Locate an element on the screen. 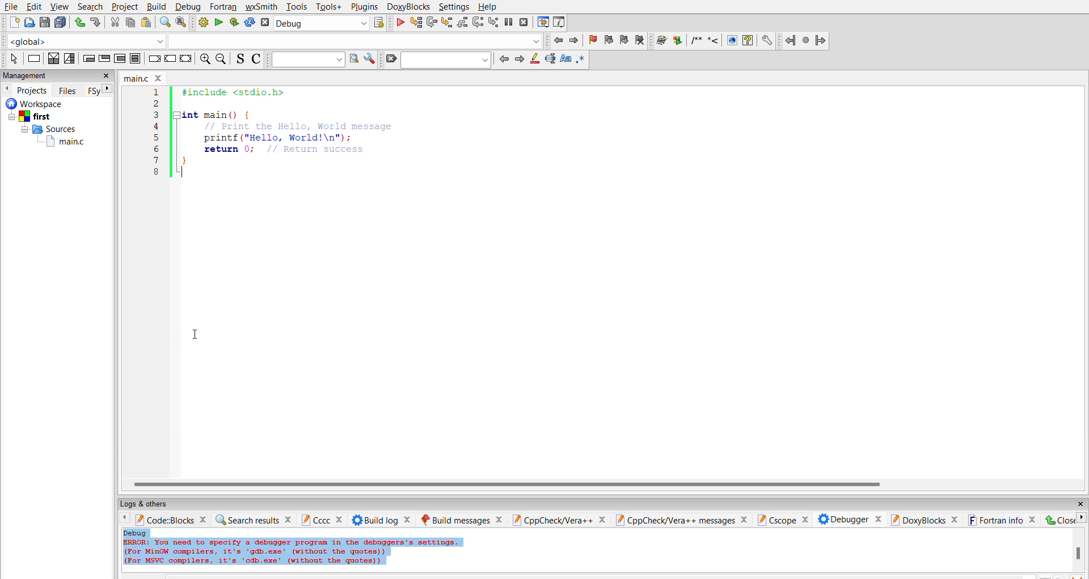  toggle comments is located at coordinates (258, 59).